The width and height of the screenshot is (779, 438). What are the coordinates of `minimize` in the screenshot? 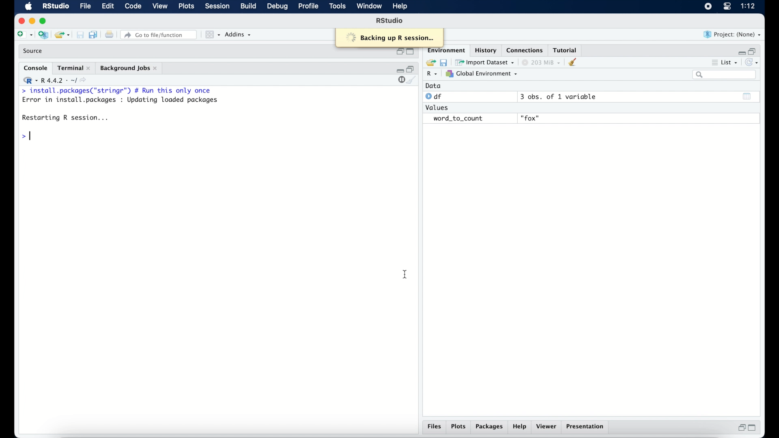 It's located at (740, 52).